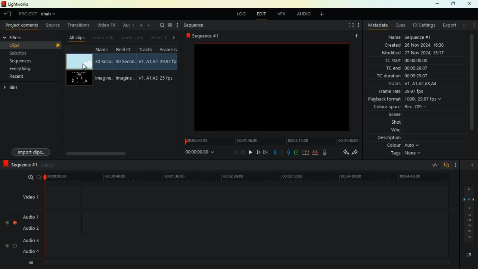 Image resolution: width=478 pixels, height=269 pixels. Describe the element at coordinates (475, 25) in the screenshot. I see `more` at that location.